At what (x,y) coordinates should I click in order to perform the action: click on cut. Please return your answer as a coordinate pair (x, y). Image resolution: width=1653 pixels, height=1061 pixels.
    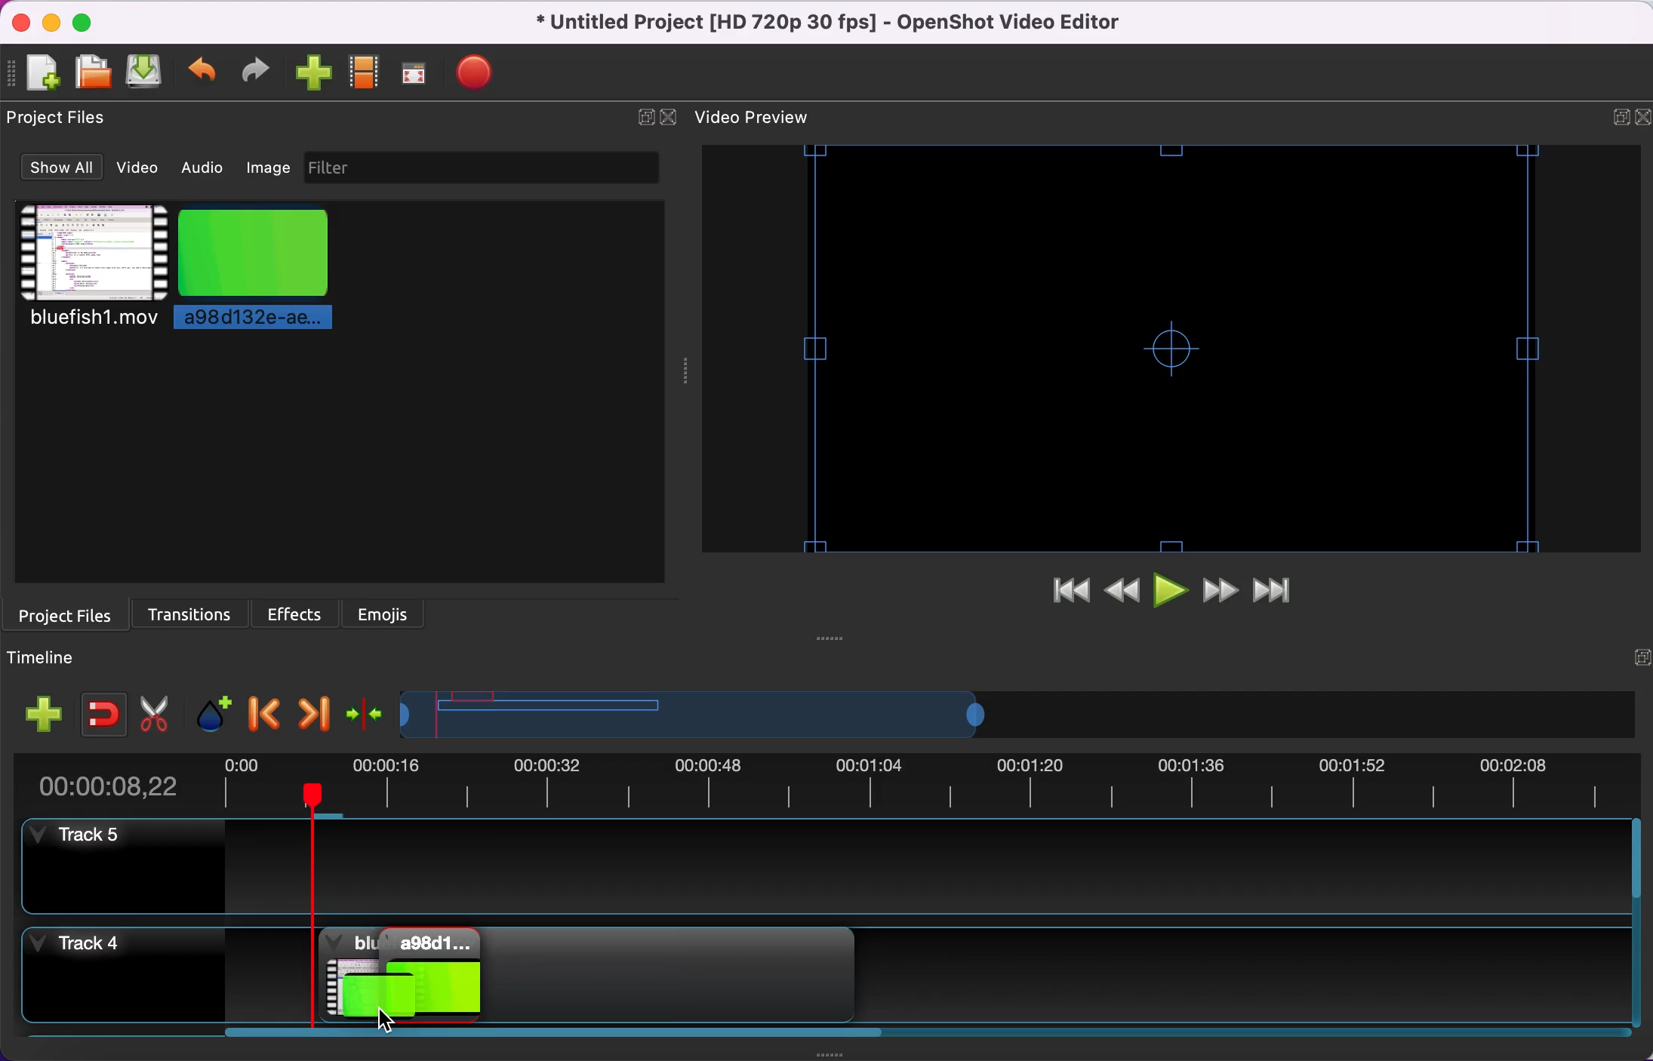
    Looking at the image, I should click on (156, 710).